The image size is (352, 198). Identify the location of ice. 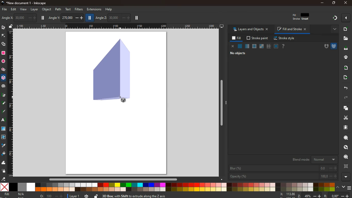
(254, 46).